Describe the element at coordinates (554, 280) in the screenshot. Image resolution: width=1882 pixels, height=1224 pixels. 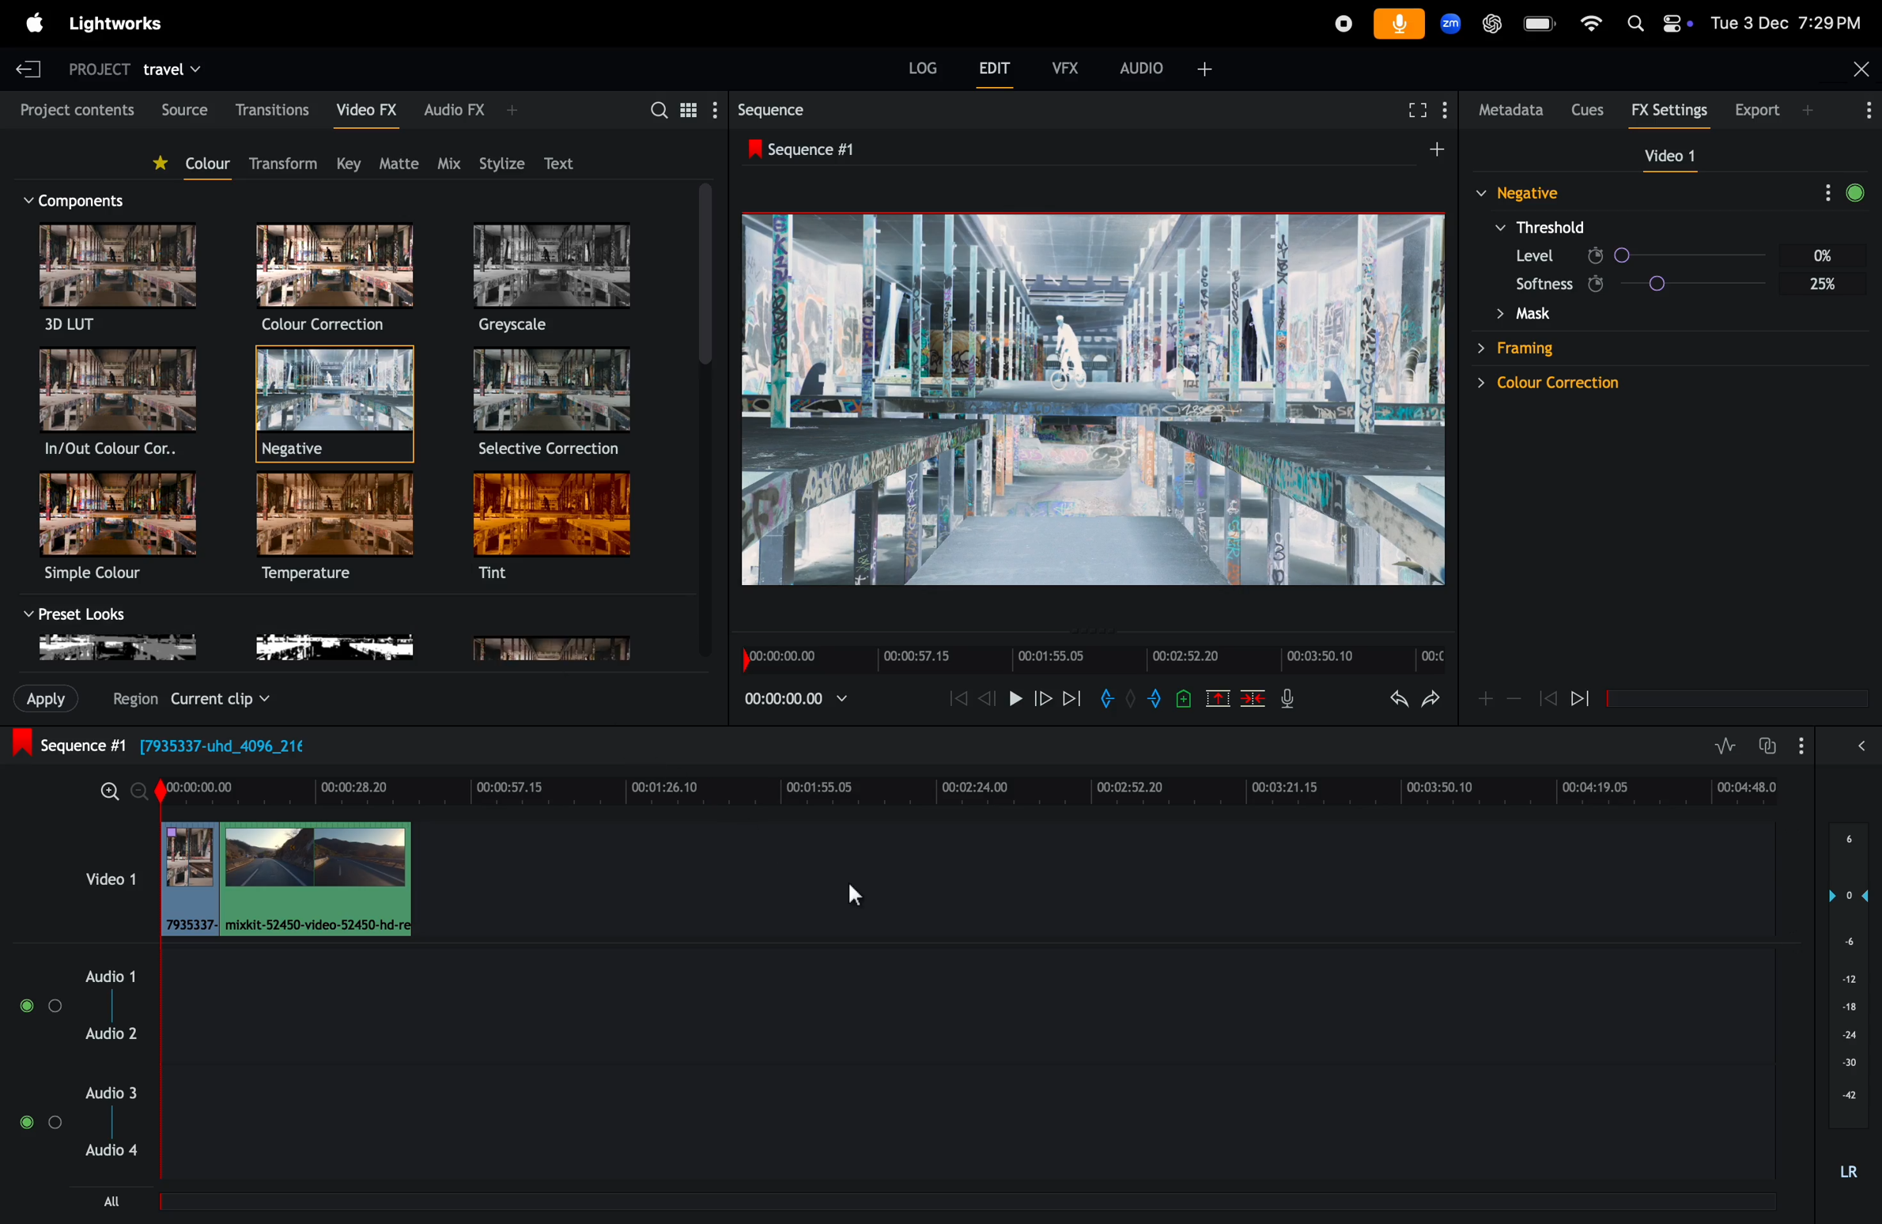
I see `Greyscale` at that location.